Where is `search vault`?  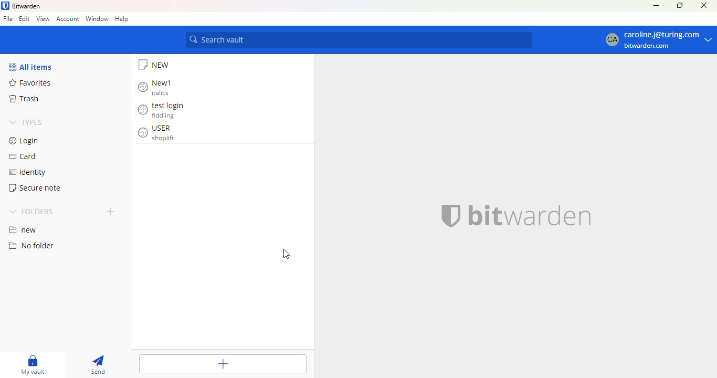 search vault is located at coordinates (359, 40).